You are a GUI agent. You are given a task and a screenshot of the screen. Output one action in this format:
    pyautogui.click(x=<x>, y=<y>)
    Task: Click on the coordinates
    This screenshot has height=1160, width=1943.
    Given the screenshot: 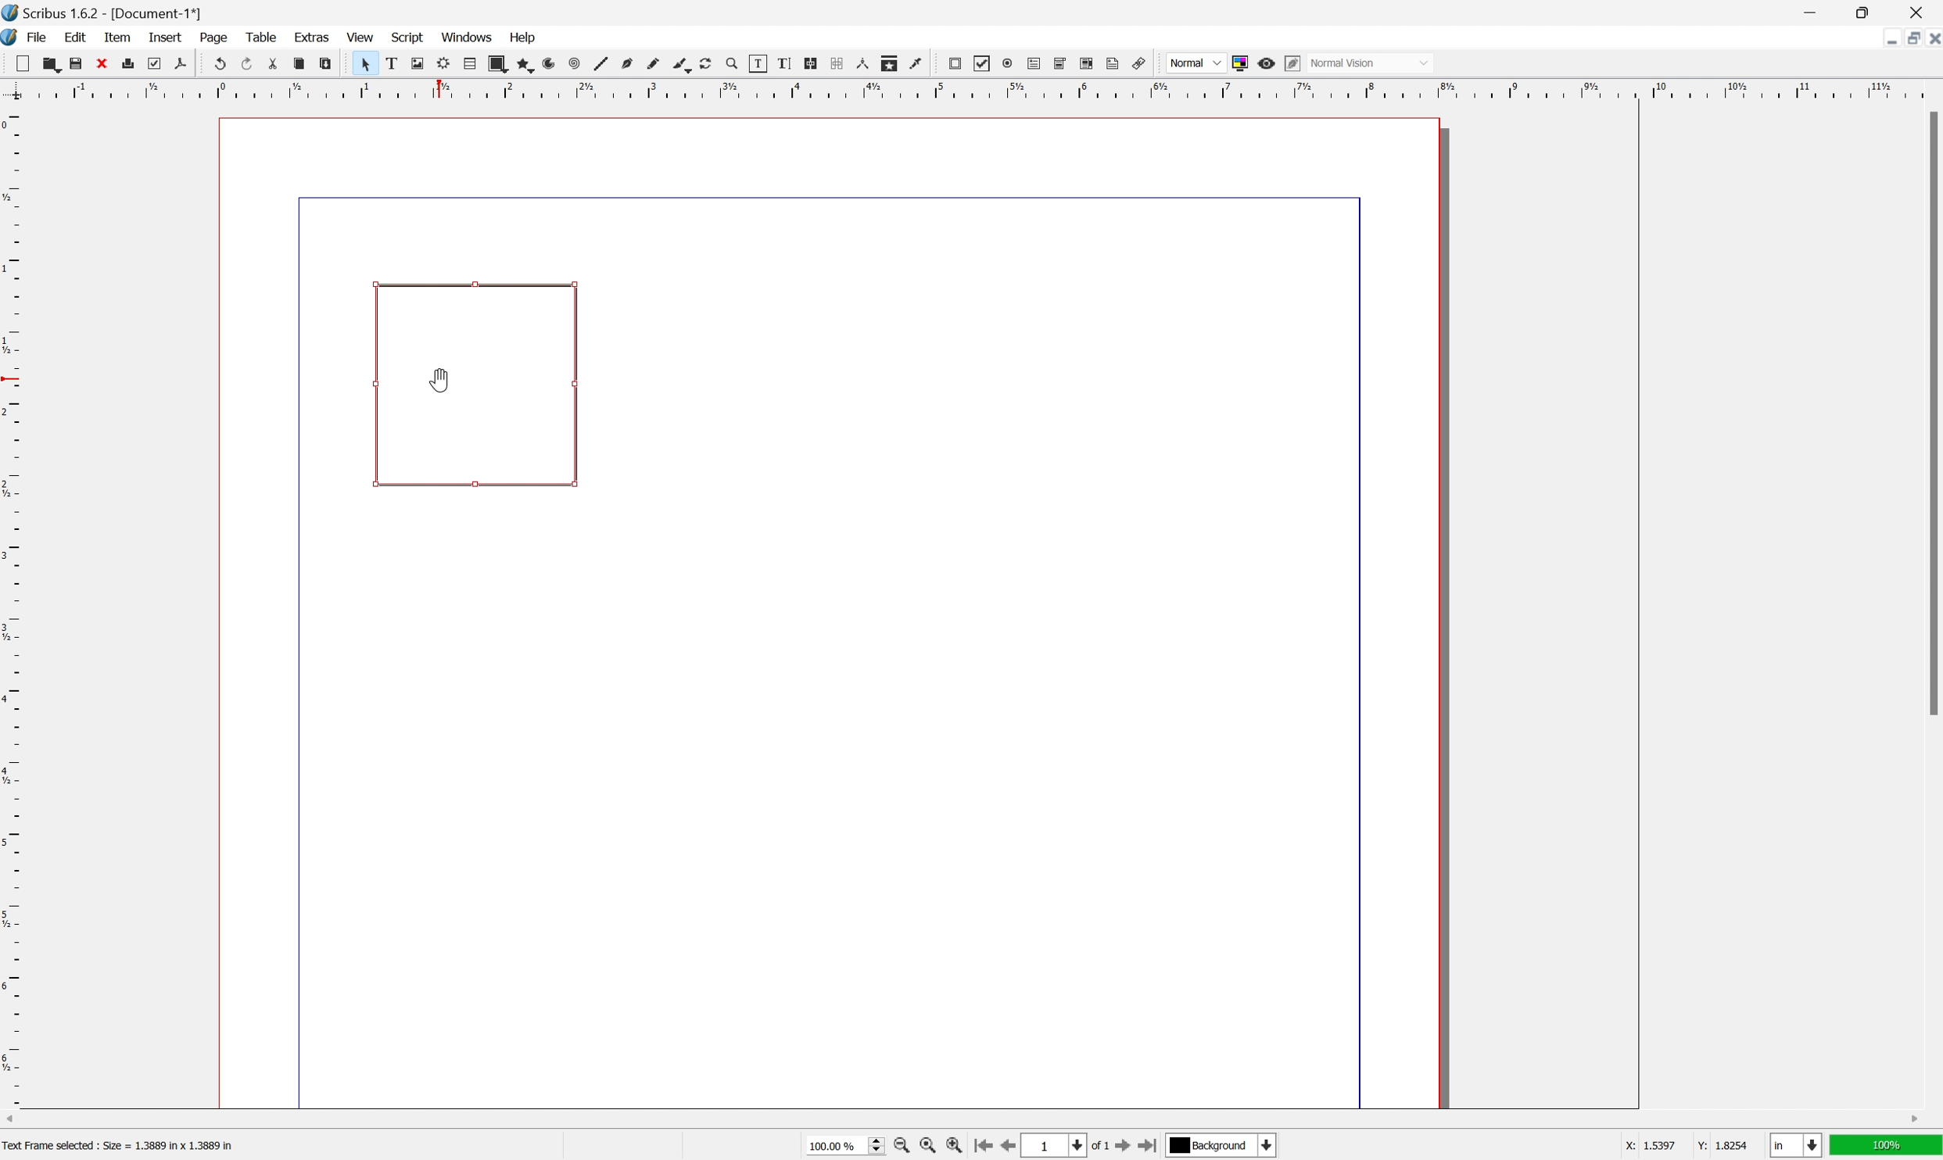 What is the action you would take?
    pyautogui.click(x=1669, y=1147)
    